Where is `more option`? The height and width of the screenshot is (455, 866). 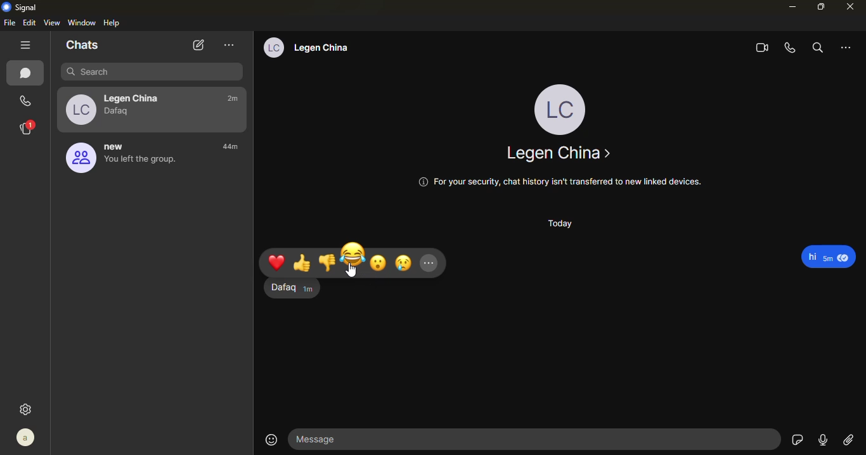 more option is located at coordinates (229, 44).